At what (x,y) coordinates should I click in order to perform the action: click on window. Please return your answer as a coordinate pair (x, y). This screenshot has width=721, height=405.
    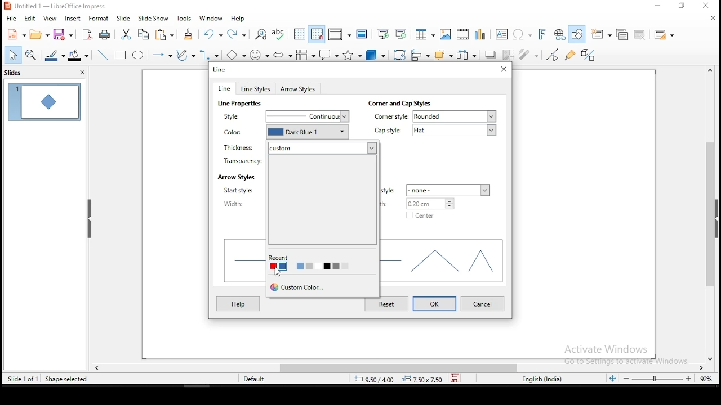
    Looking at the image, I should click on (211, 17).